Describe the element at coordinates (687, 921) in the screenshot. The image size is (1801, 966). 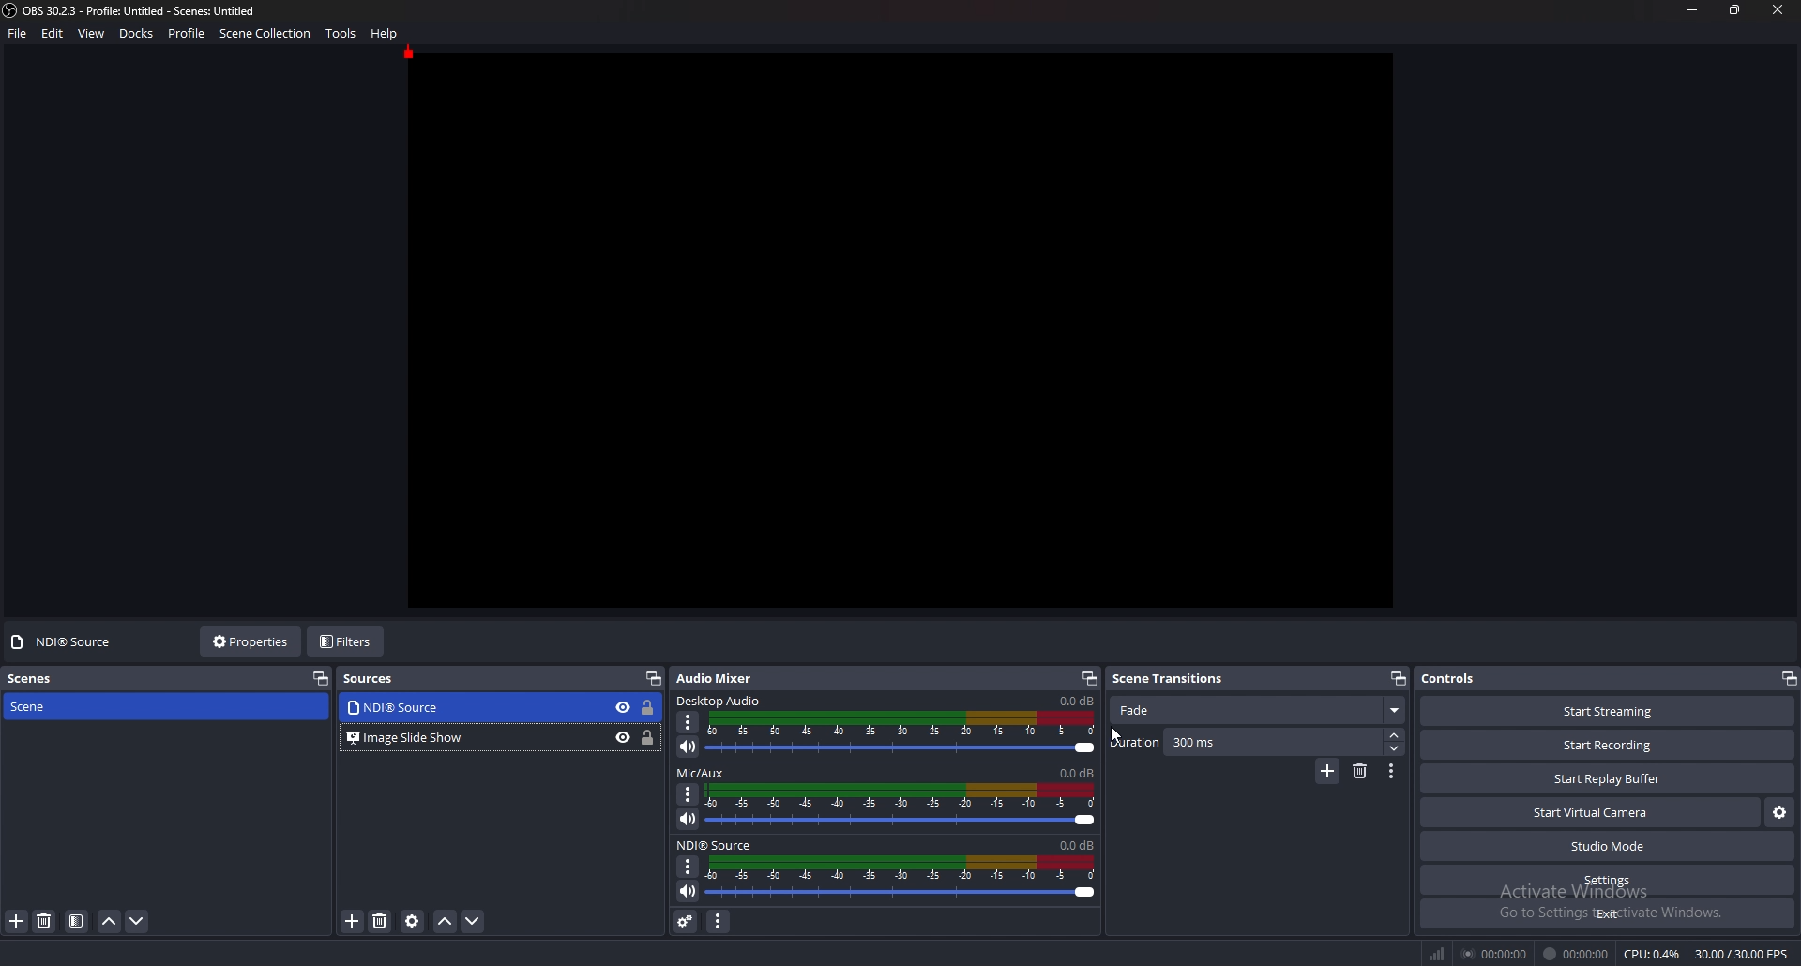
I see `advanced audio properties` at that location.